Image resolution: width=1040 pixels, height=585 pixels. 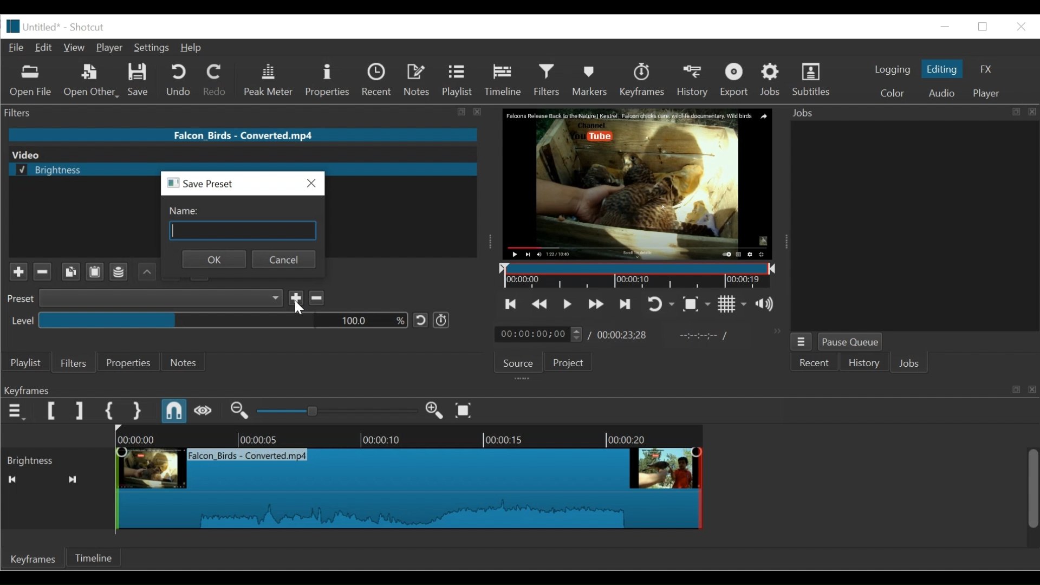 I want to click on File, so click(x=16, y=48).